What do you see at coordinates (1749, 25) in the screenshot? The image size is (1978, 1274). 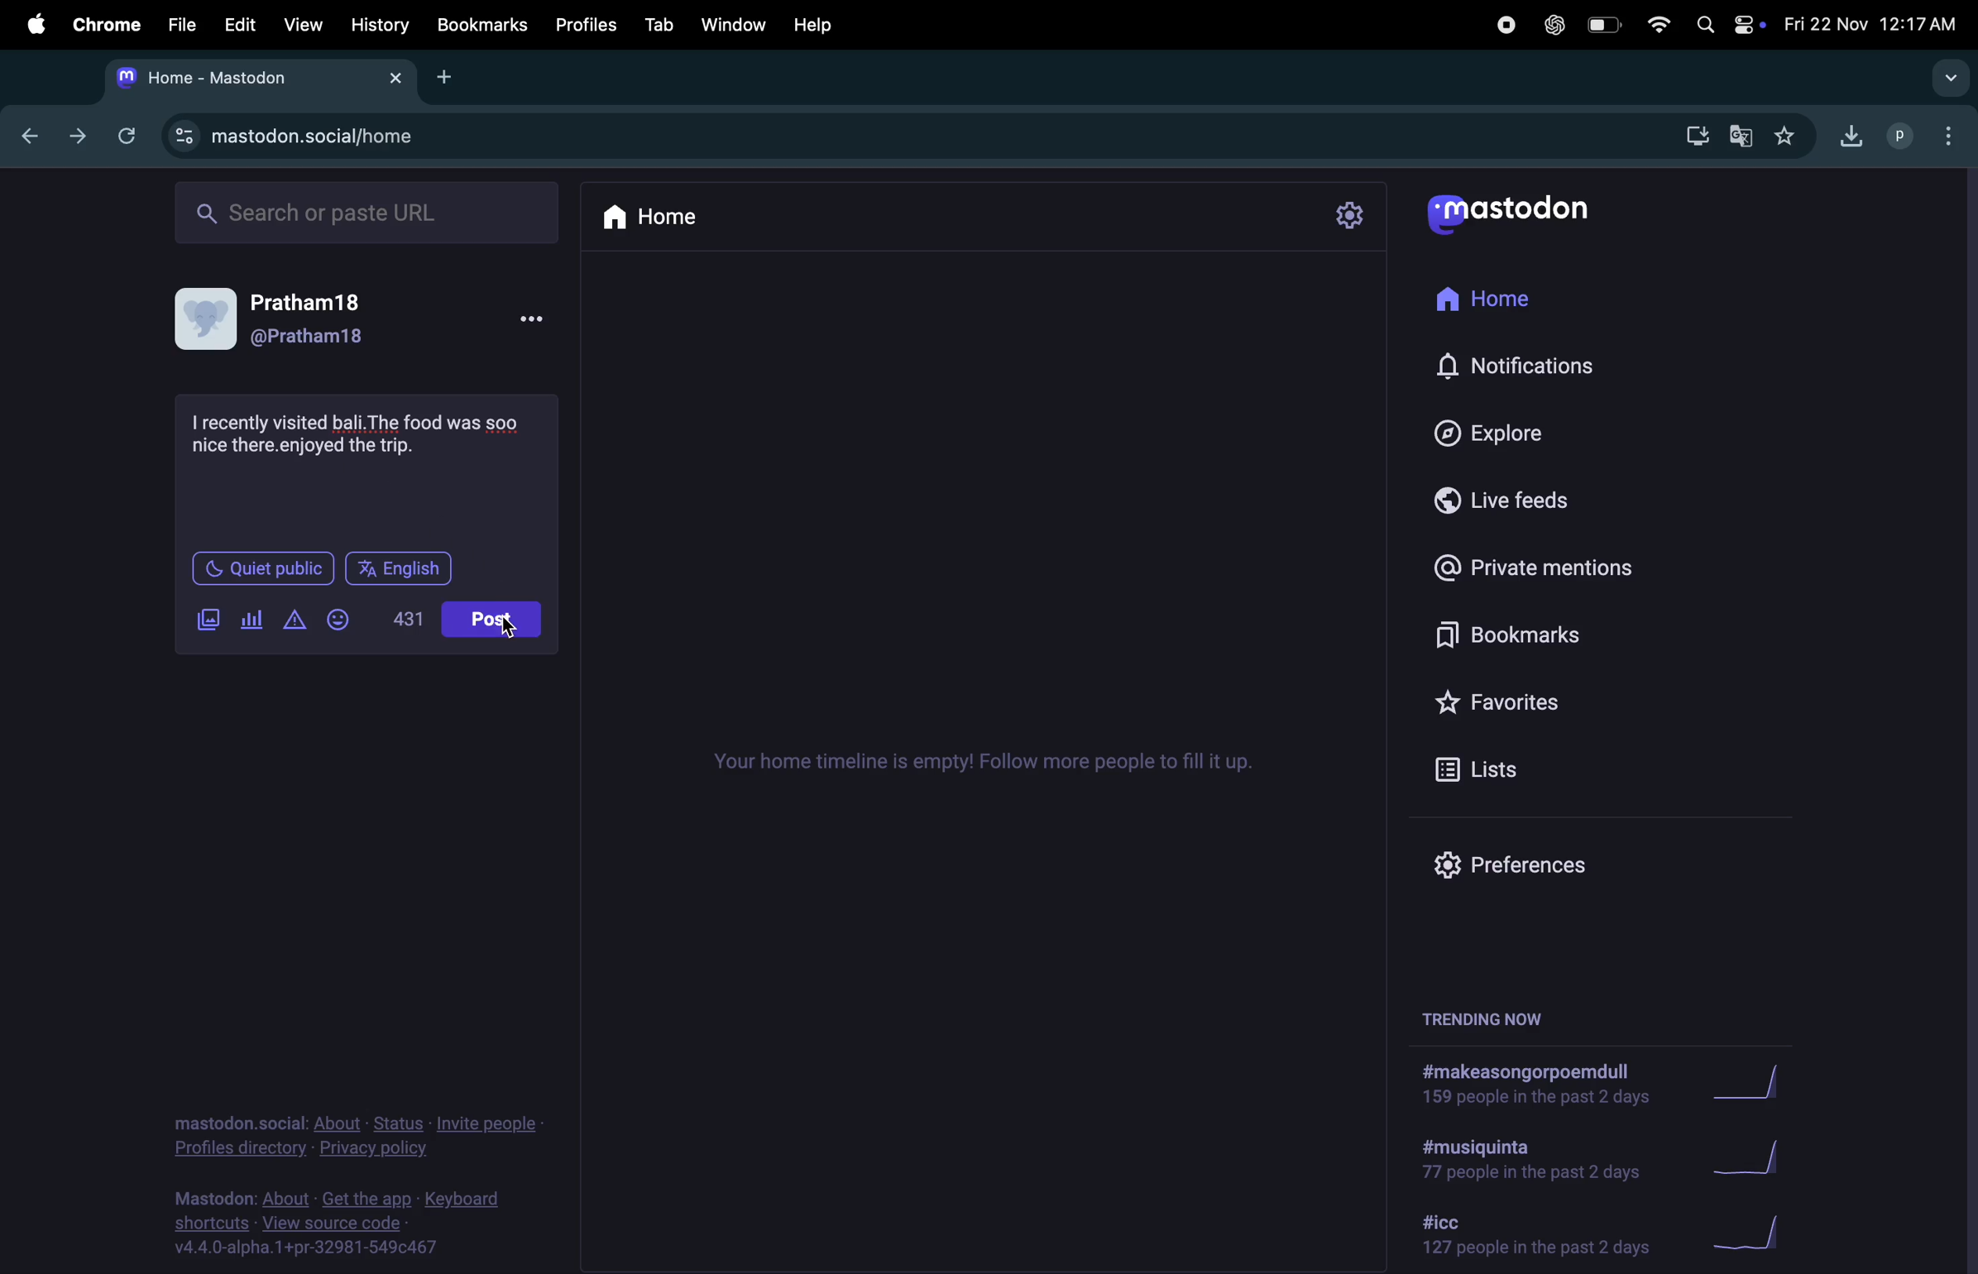 I see `apple widgets` at bounding box center [1749, 25].